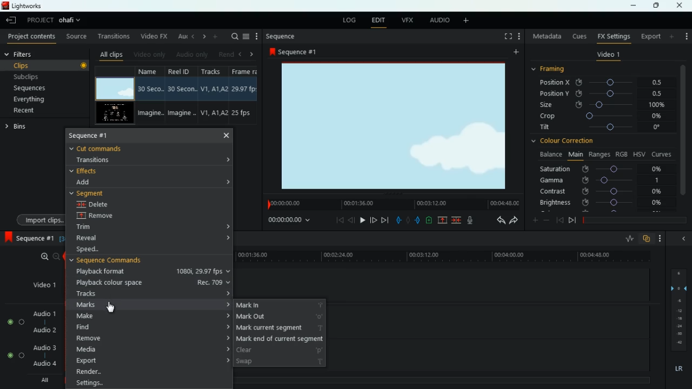 The width and height of the screenshot is (692, 389). Describe the element at coordinates (153, 36) in the screenshot. I see `video fx` at that location.